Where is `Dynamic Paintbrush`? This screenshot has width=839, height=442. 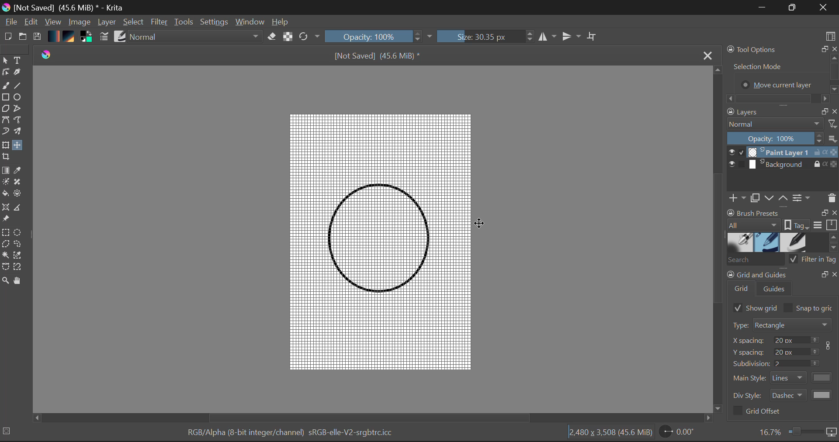
Dynamic Paintbrush is located at coordinates (5, 132).